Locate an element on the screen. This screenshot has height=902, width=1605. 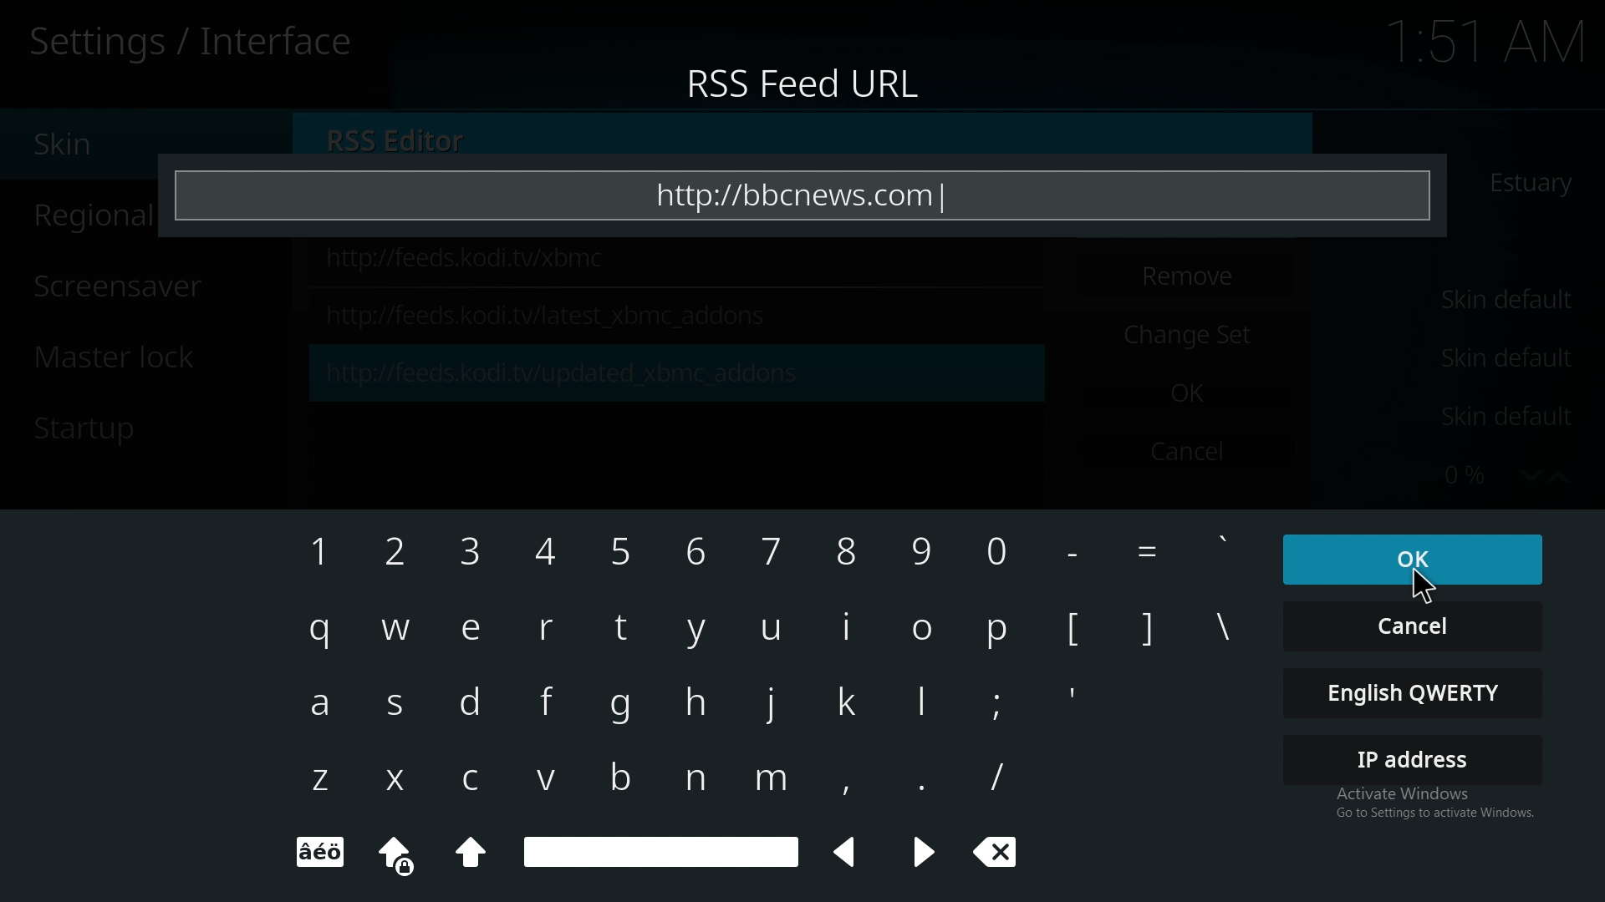
cancel is located at coordinates (1415, 627).